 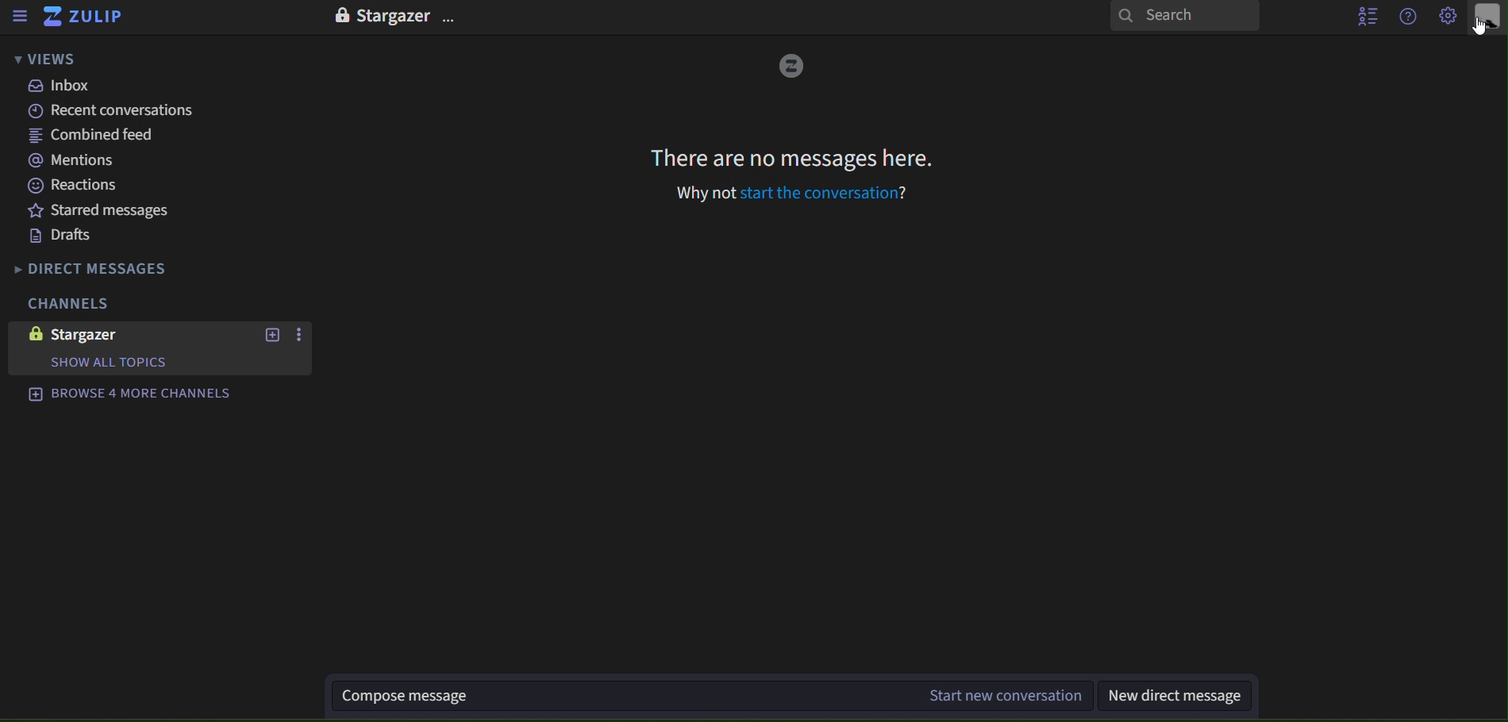 I want to click on views, so click(x=42, y=60).